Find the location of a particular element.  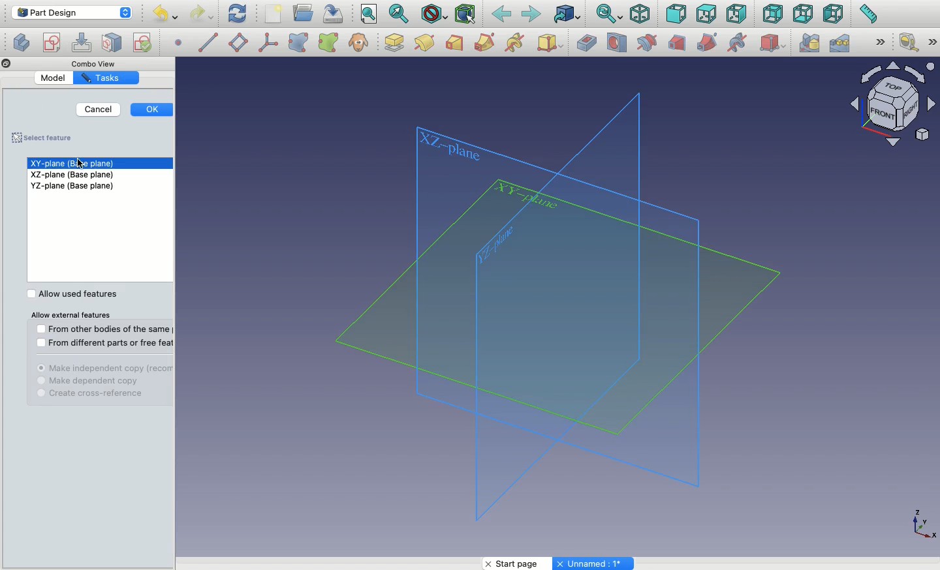

Fit all is located at coordinates (368, 15).